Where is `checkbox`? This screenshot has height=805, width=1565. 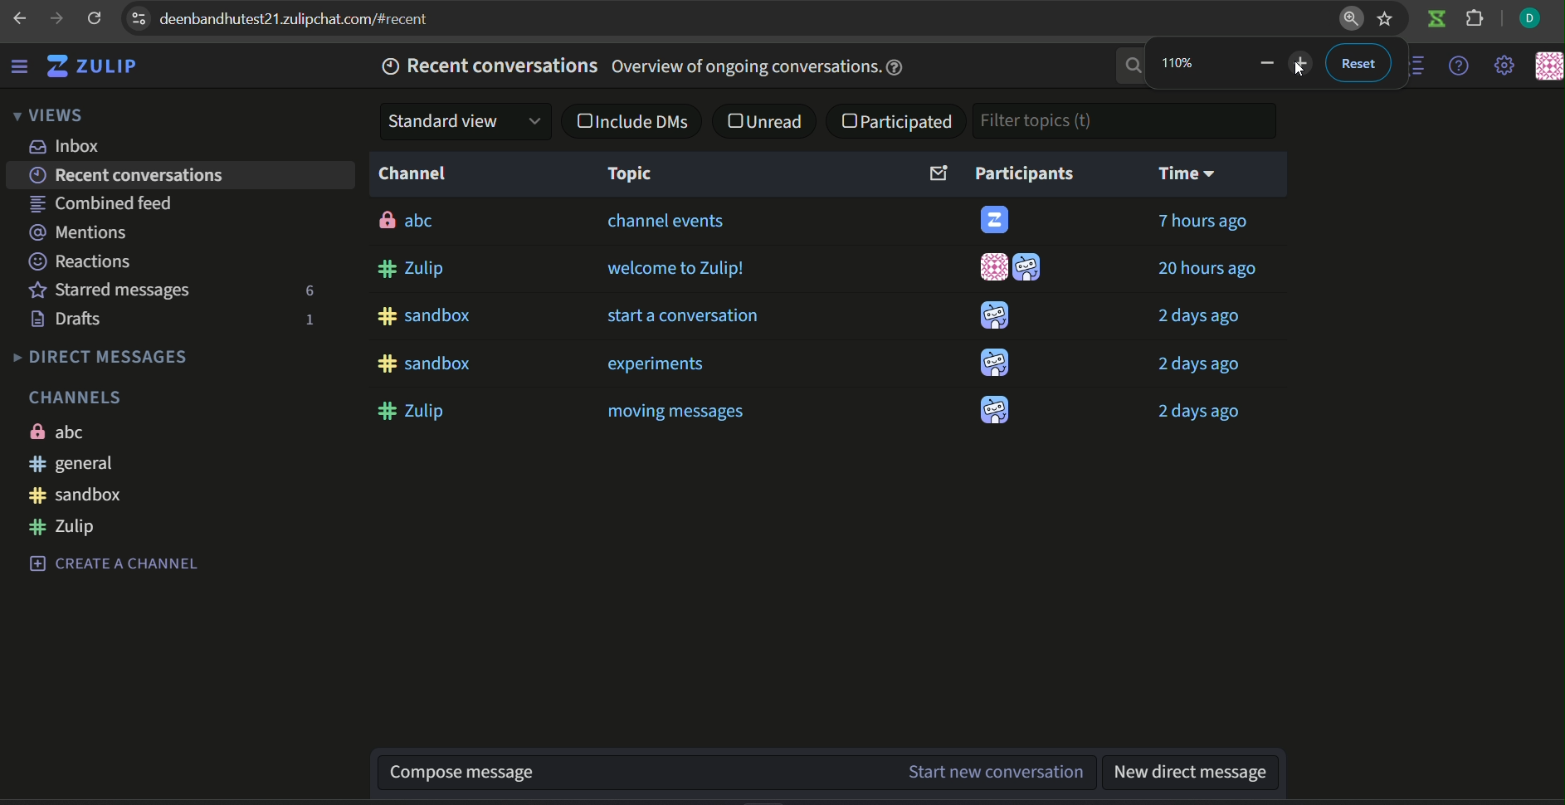 checkbox is located at coordinates (636, 123).